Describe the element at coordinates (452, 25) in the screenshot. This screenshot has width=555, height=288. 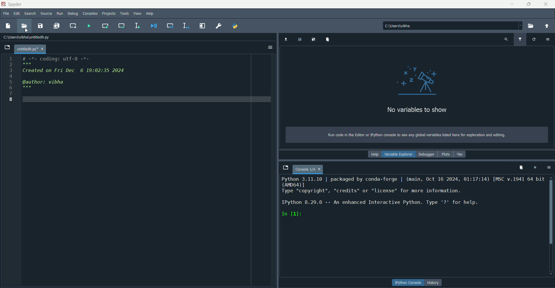
I see `file path` at that location.